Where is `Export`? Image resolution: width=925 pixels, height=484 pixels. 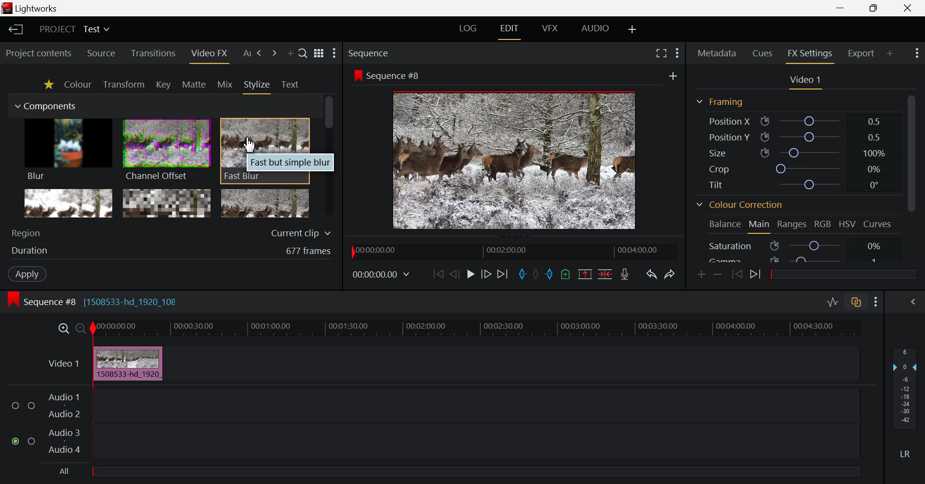
Export is located at coordinates (862, 53).